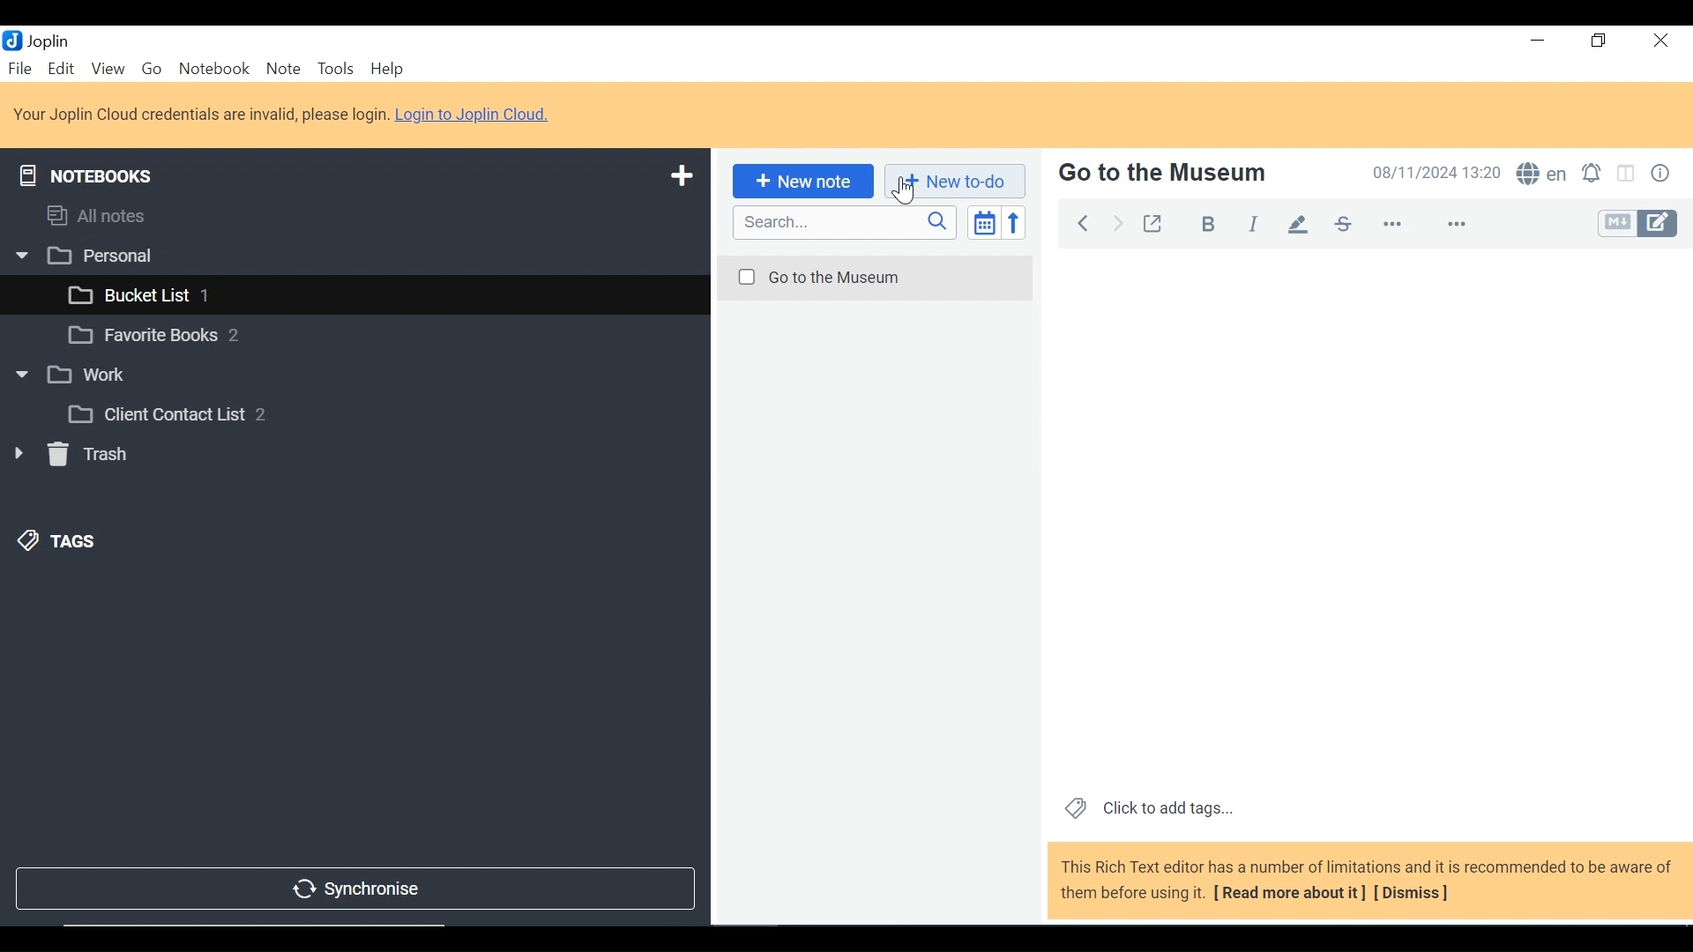  I want to click on Italics, so click(1253, 225).